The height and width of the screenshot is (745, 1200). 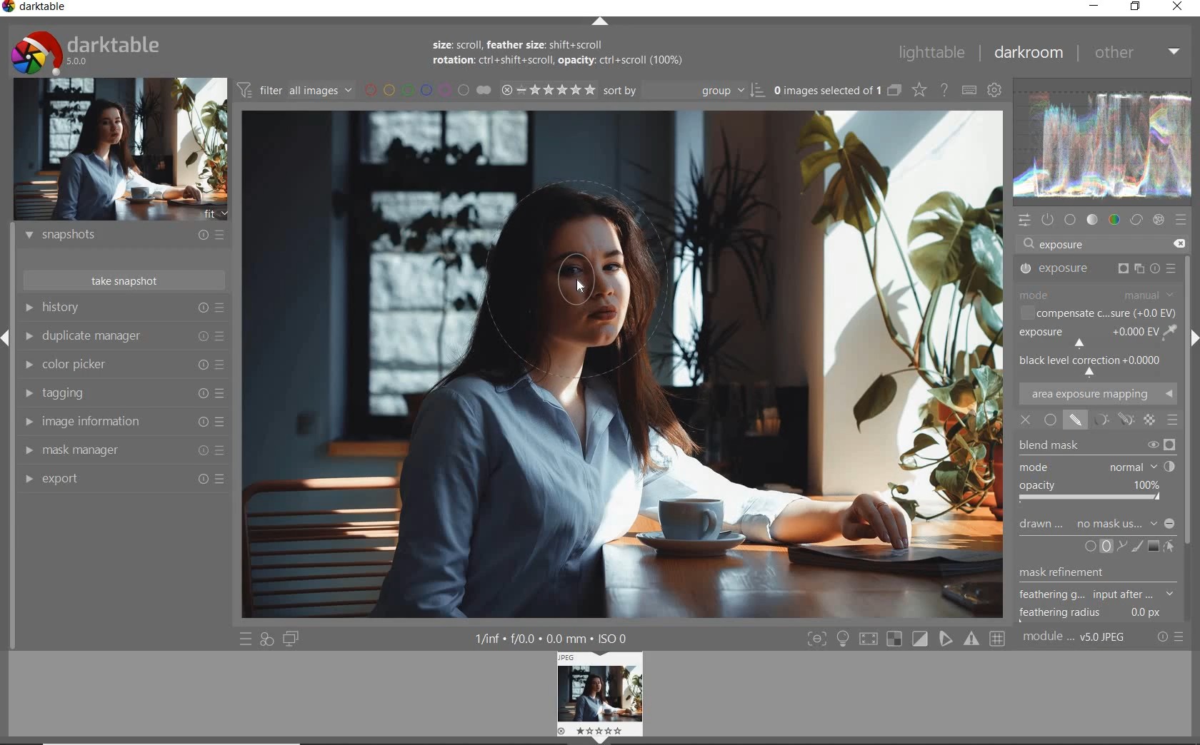 I want to click on ADD PATH, so click(x=1119, y=547).